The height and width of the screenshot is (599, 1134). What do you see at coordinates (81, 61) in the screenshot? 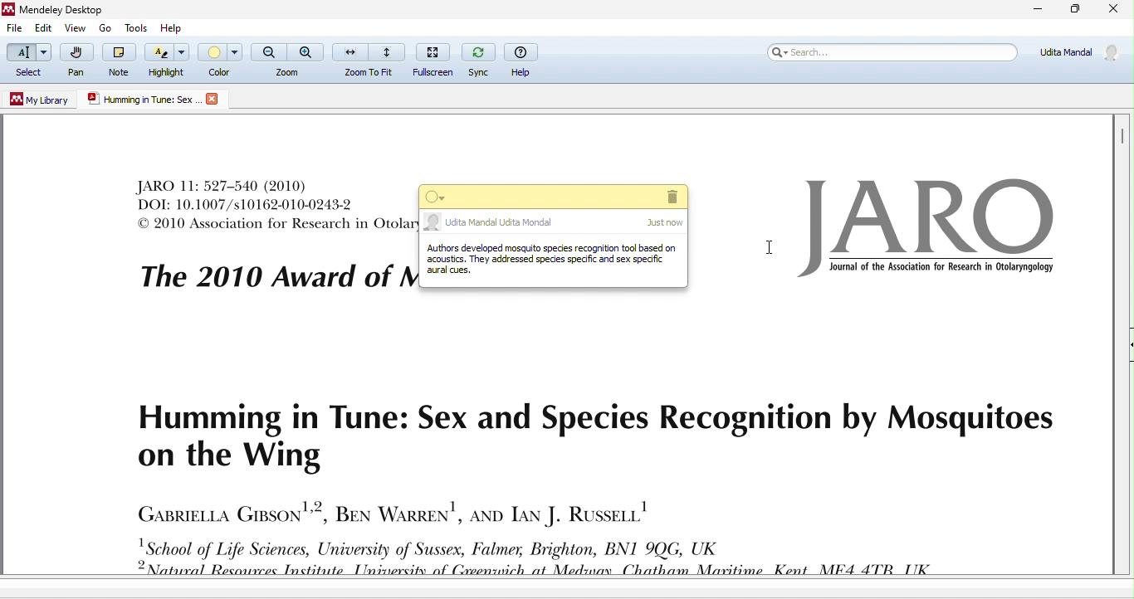
I see `pan` at bounding box center [81, 61].